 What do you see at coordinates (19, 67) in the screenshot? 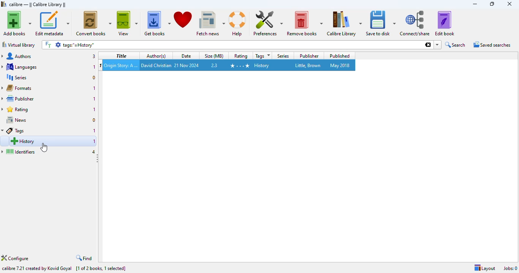
I see `languages` at bounding box center [19, 67].